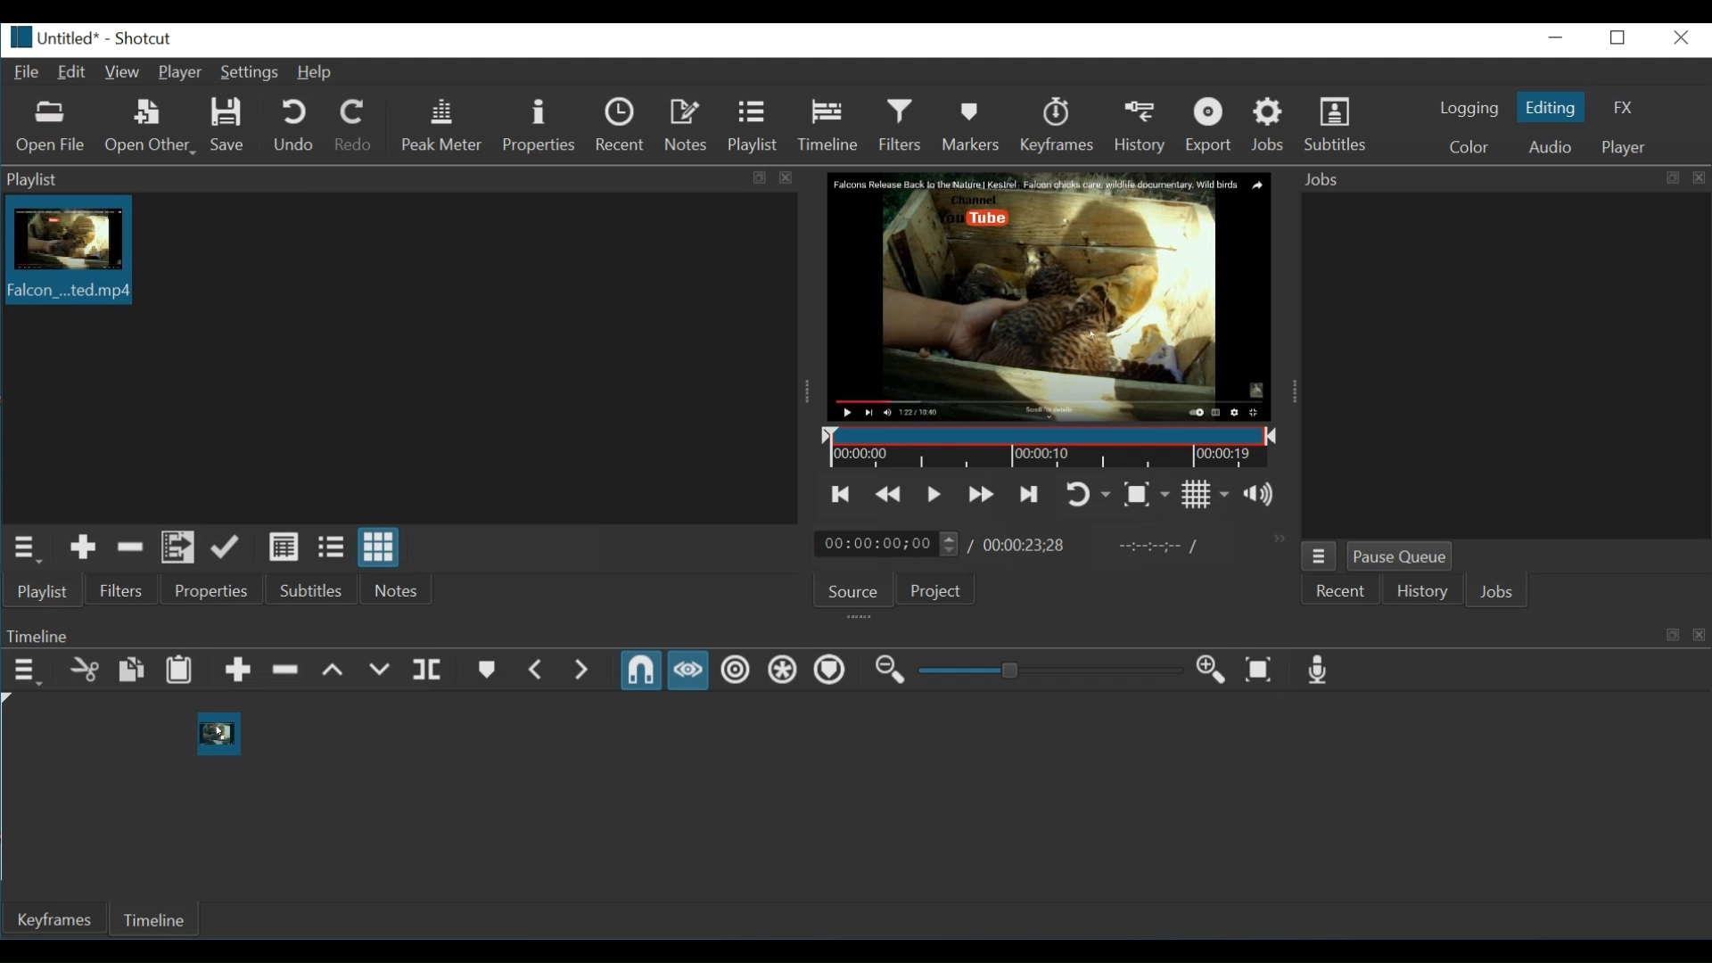 This screenshot has width=1712, height=963. Describe the element at coordinates (901, 125) in the screenshot. I see `Filters` at that location.